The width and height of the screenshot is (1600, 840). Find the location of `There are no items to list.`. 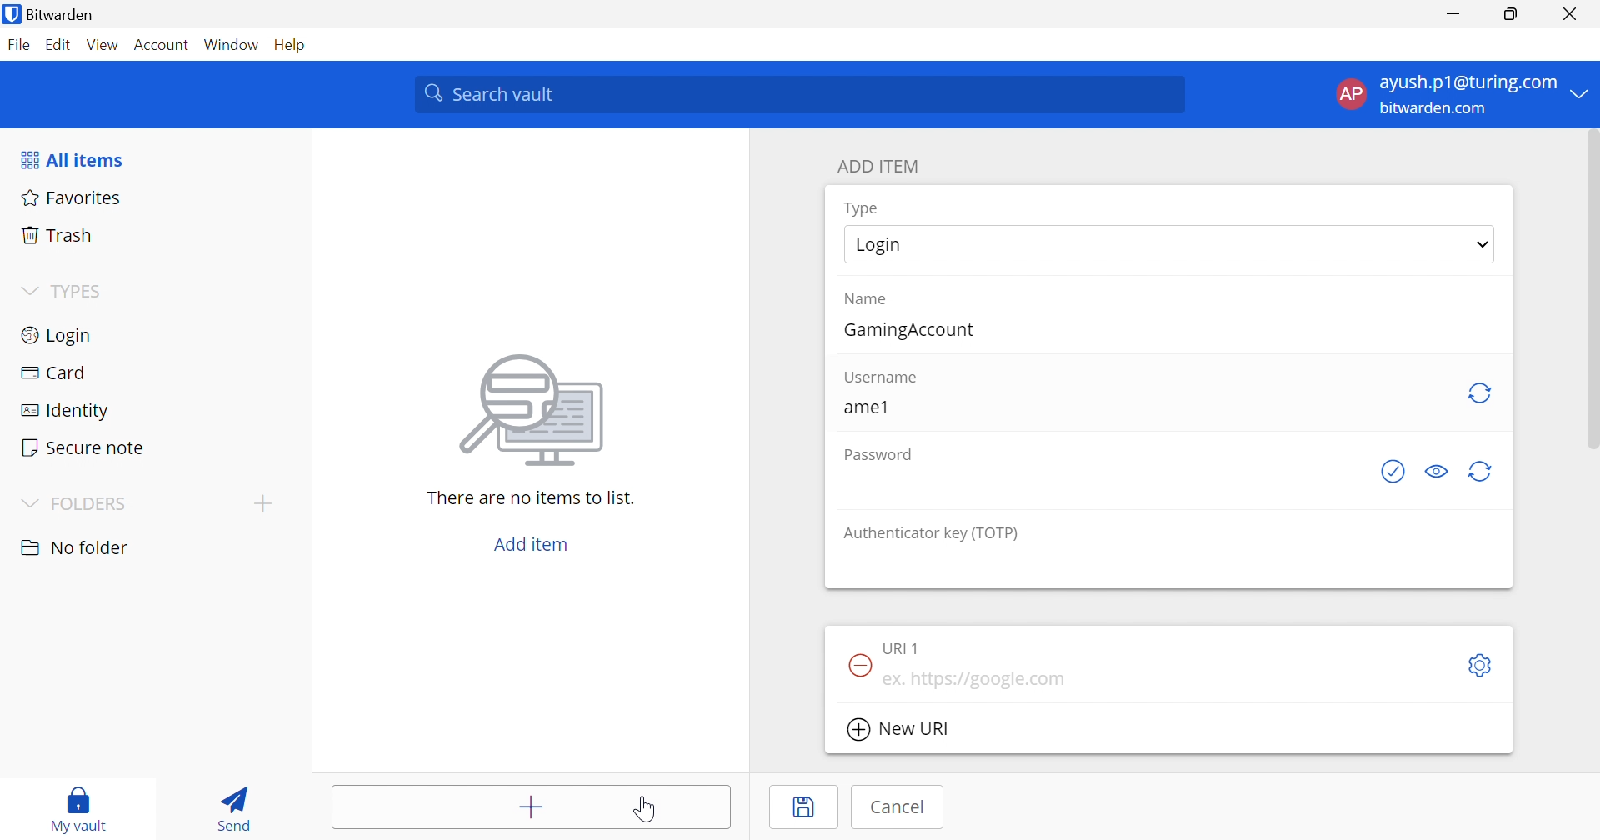

There are no items to list. is located at coordinates (531, 500).